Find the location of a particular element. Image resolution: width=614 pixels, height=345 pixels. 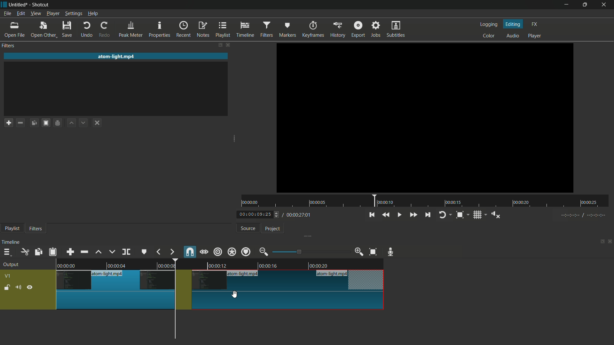

color is located at coordinates (489, 35).